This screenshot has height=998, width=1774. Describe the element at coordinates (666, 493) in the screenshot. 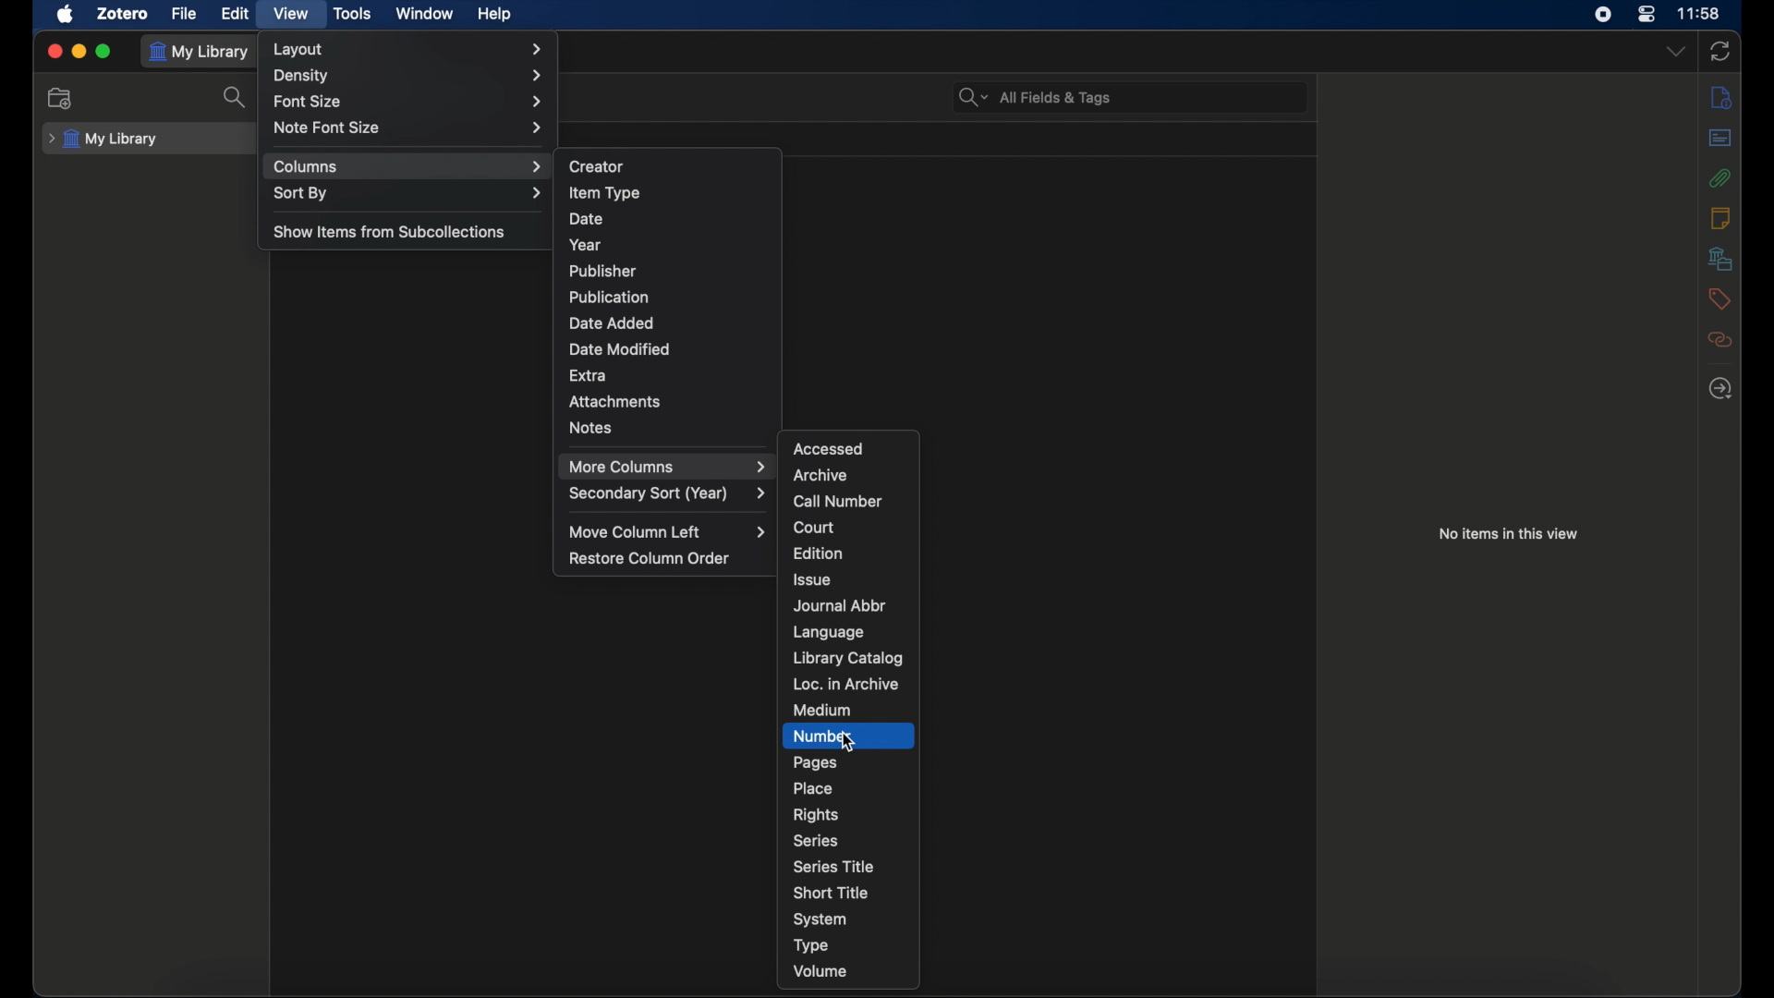

I see `secondary sort` at that location.